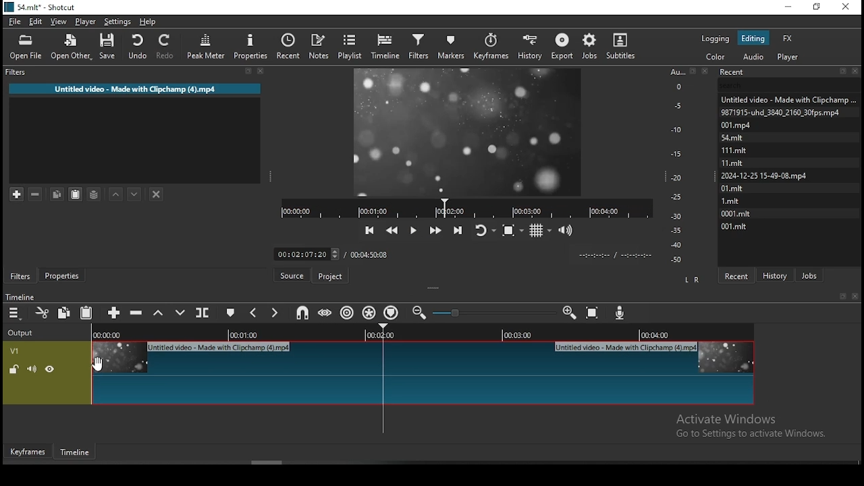  I want to click on (un)mute, so click(32, 369).